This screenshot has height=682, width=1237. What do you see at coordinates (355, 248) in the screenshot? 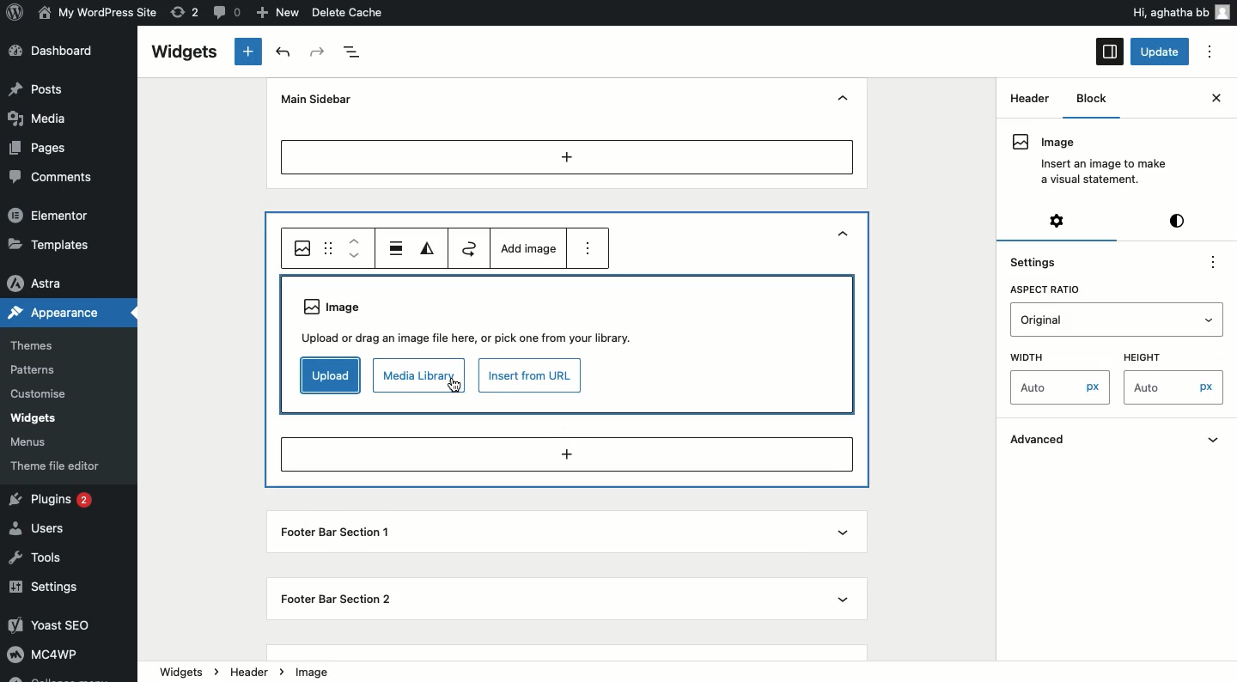
I see `Move up down` at bounding box center [355, 248].